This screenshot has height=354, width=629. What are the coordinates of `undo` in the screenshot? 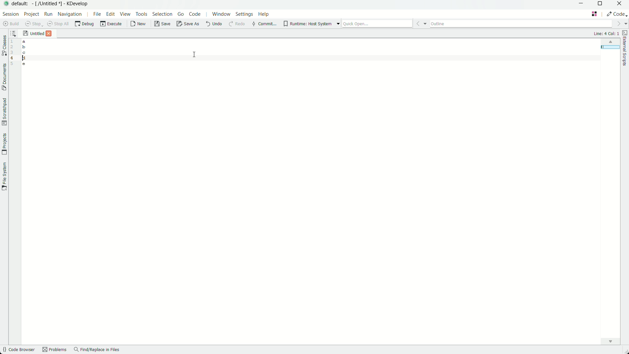 It's located at (213, 25).